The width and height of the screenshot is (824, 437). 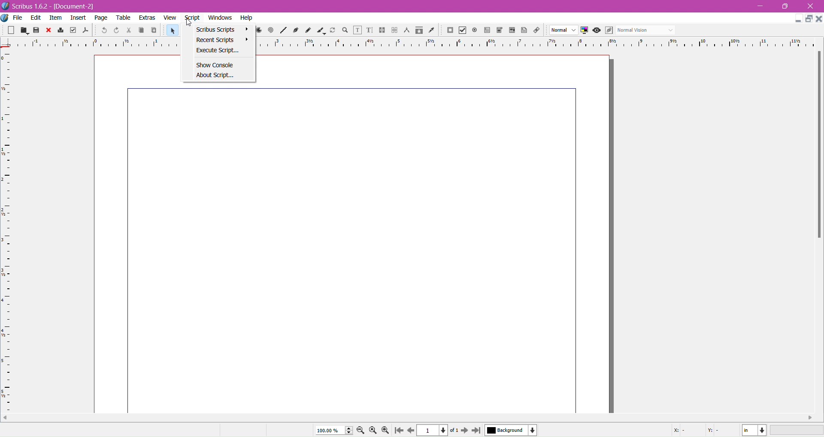 What do you see at coordinates (73, 30) in the screenshot?
I see `Preflight Verifier` at bounding box center [73, 30].